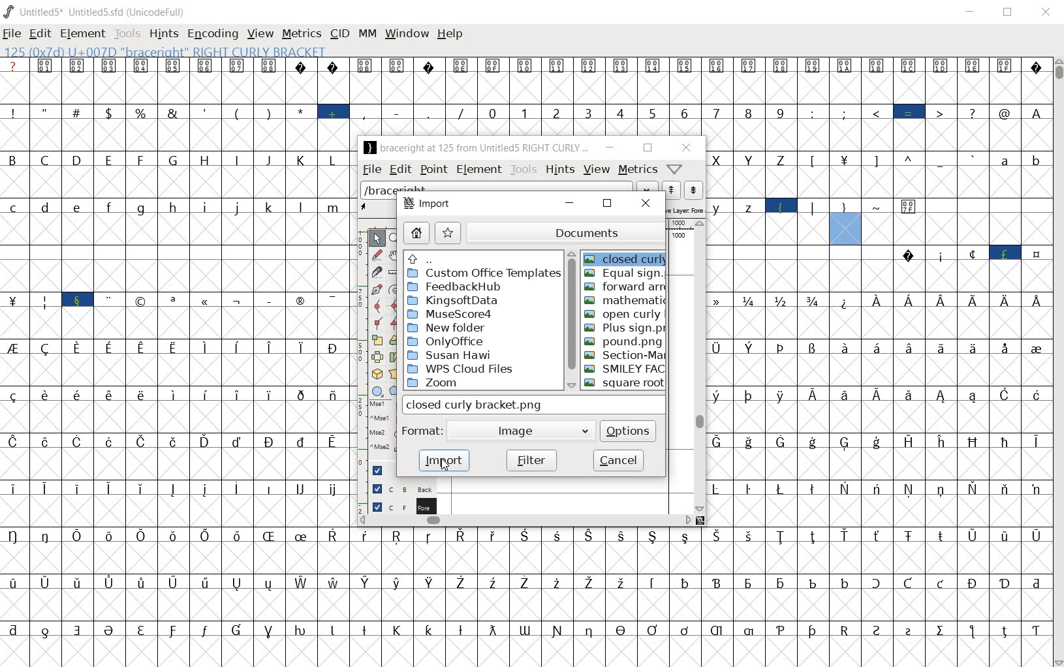 The width and height of the screenshot is (1064, 667). I want to click on HELP, so click(450, 33).